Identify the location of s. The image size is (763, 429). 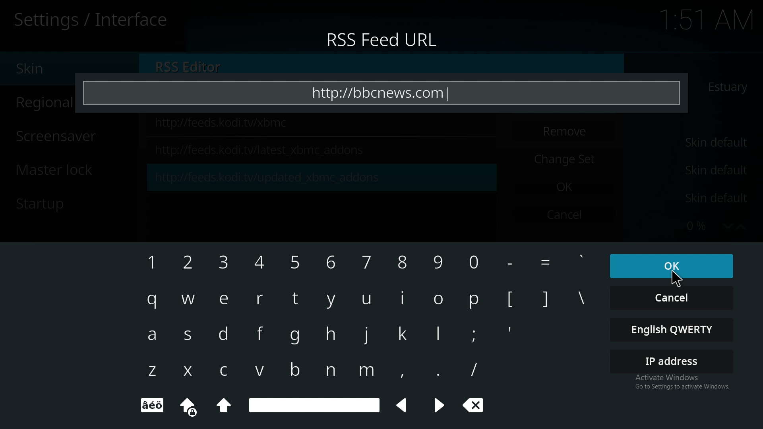
(188, 336).